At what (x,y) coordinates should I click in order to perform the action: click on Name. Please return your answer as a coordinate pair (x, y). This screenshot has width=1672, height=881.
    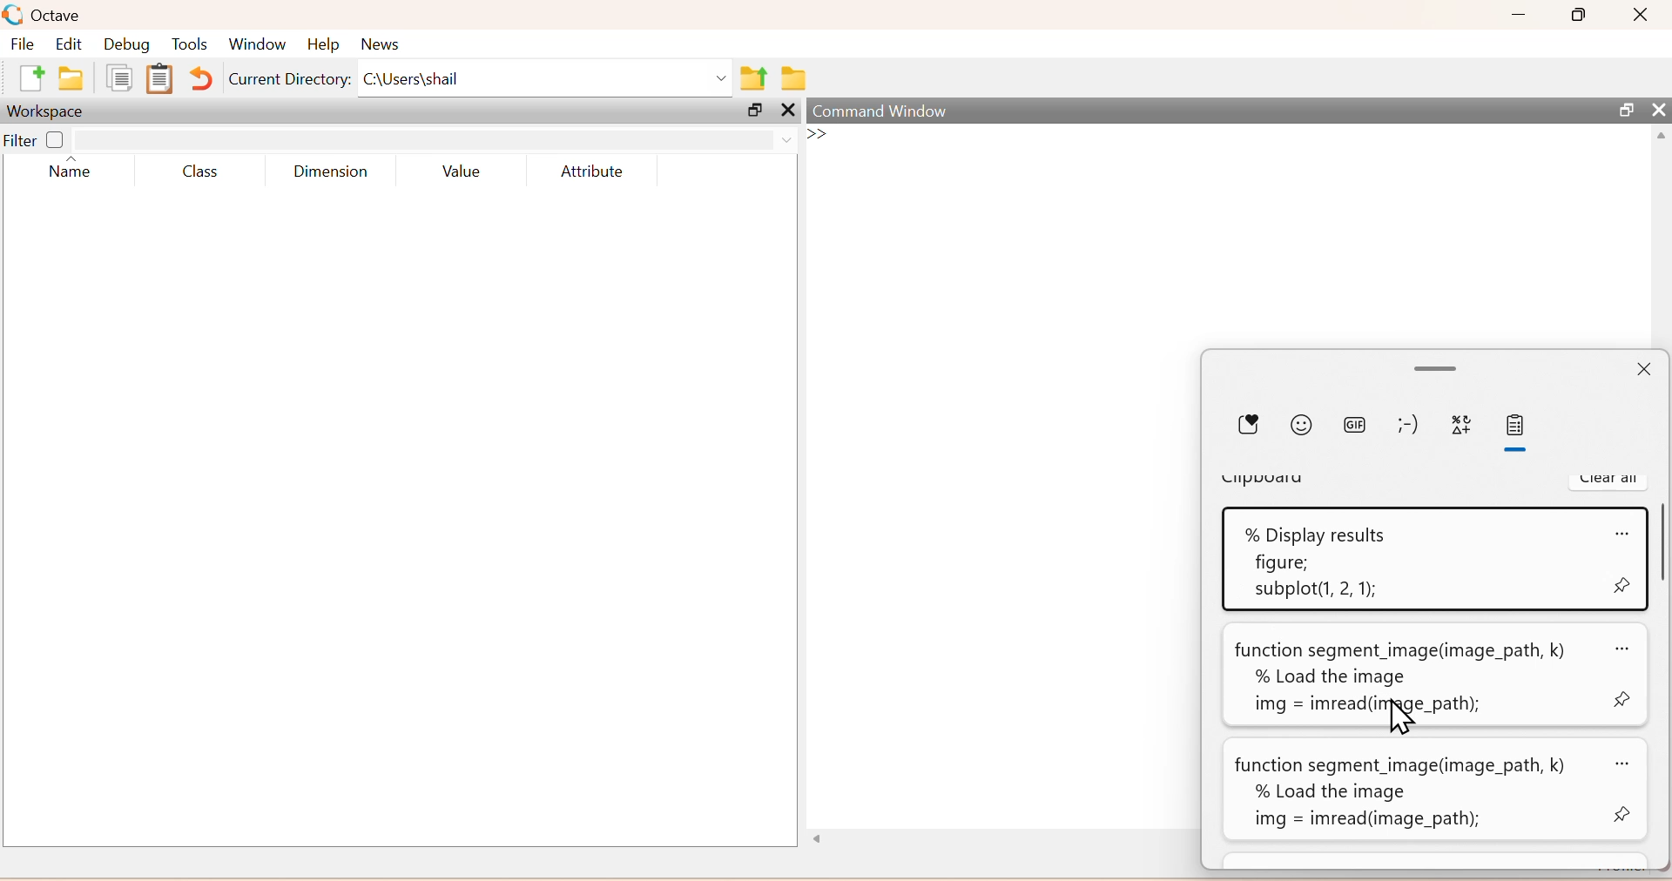
    Looking at the image, I should click on (71, 171).